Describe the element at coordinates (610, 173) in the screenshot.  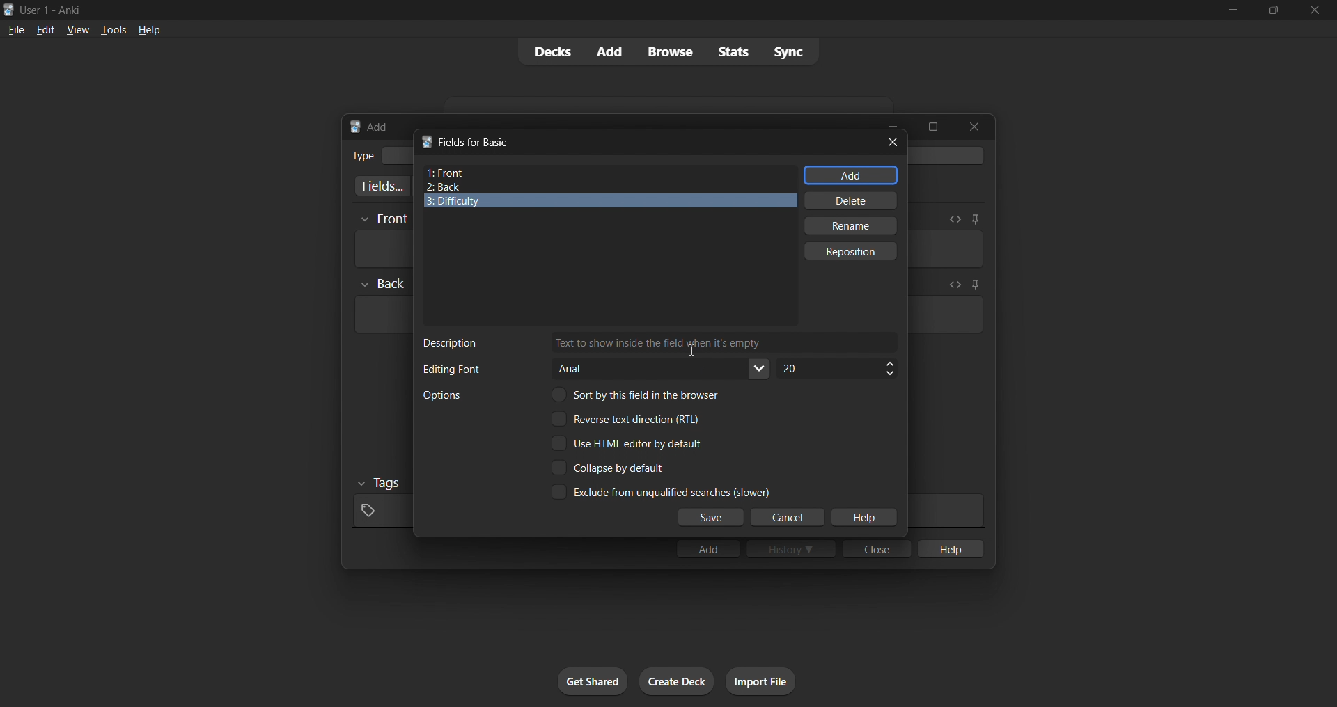
I see `front field` at that location.